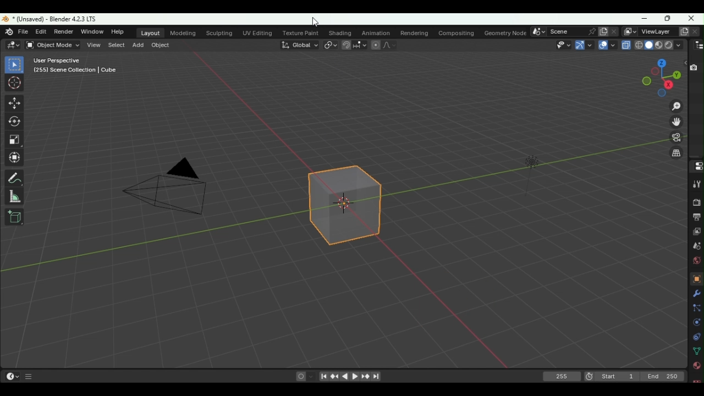 This screenshot has height=396, width=704. What do you see at coordinates (682, 31) in the screenshot?
I see `Add view layer` at bounding box center [682, 31].